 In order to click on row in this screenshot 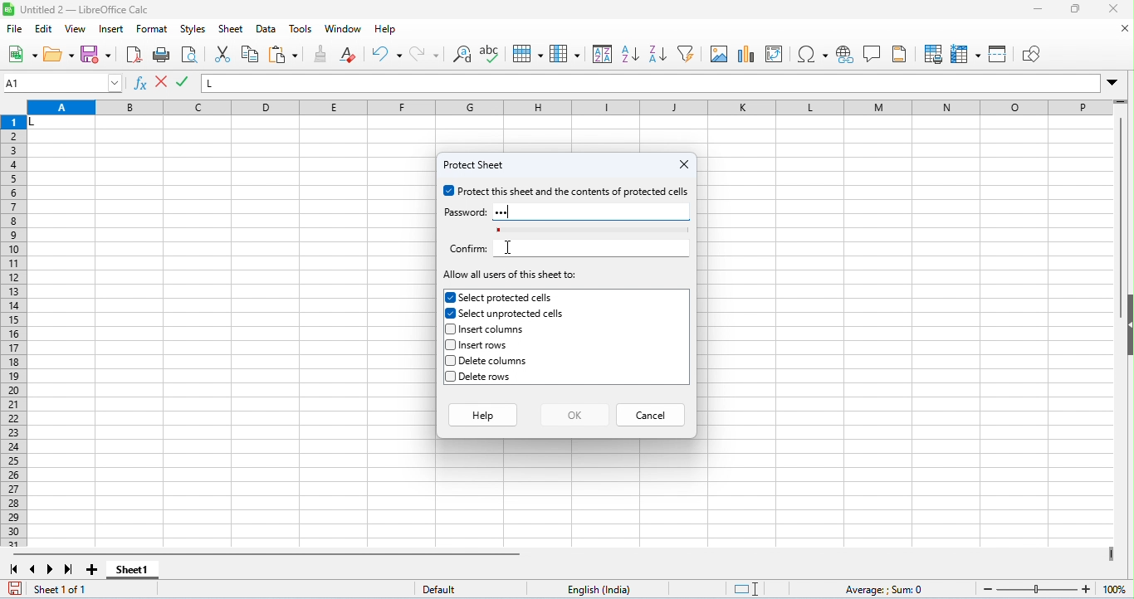, I will do `click(527, 54)`.